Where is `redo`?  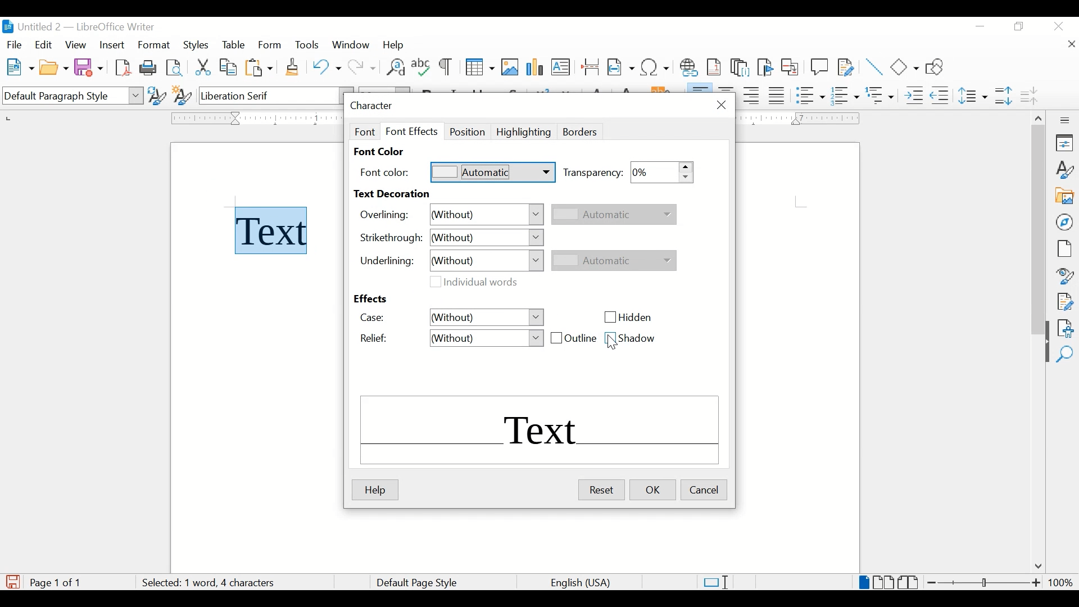 redo is located at coordinates (362, 67).